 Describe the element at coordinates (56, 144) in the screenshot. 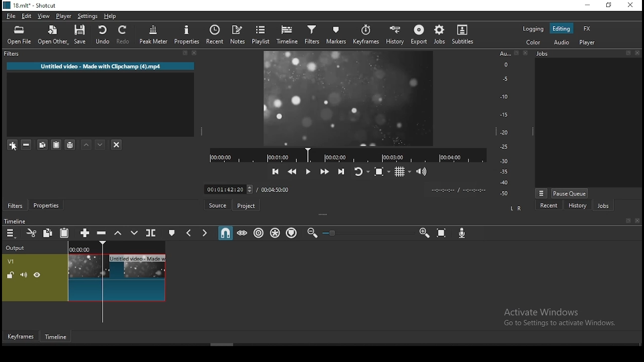

I see `paste` at that location.